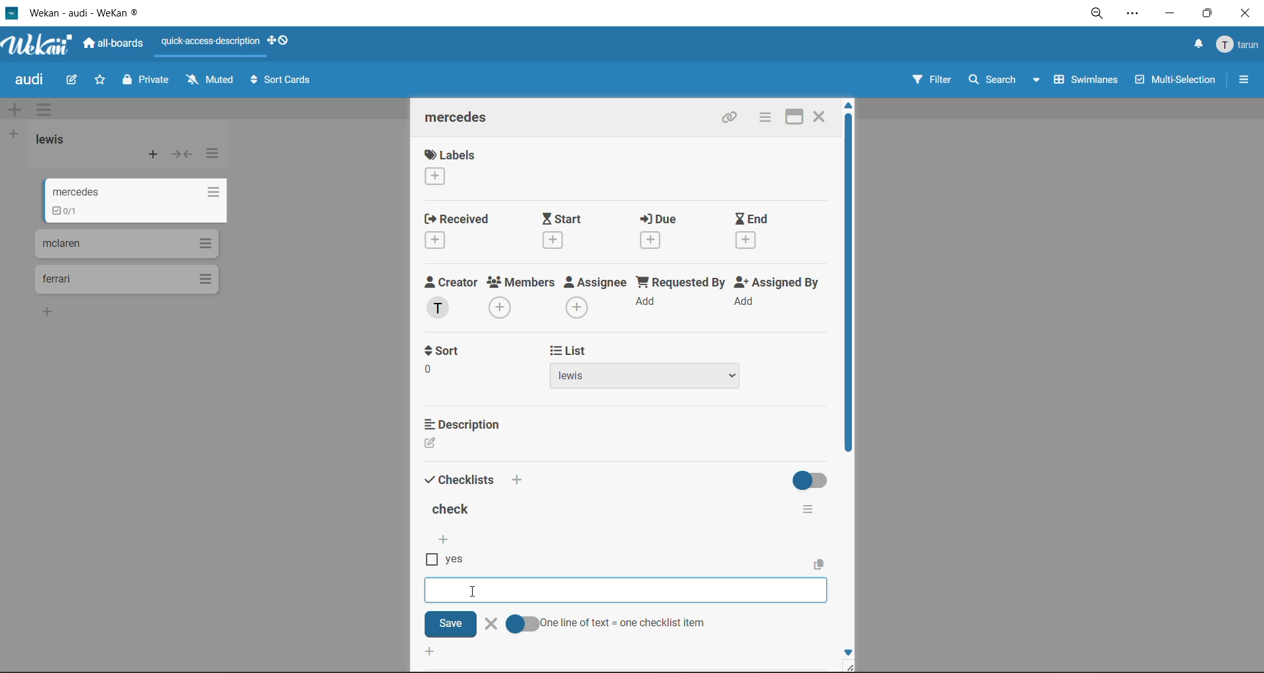  I want to click on quick access description, so click(214, 42).